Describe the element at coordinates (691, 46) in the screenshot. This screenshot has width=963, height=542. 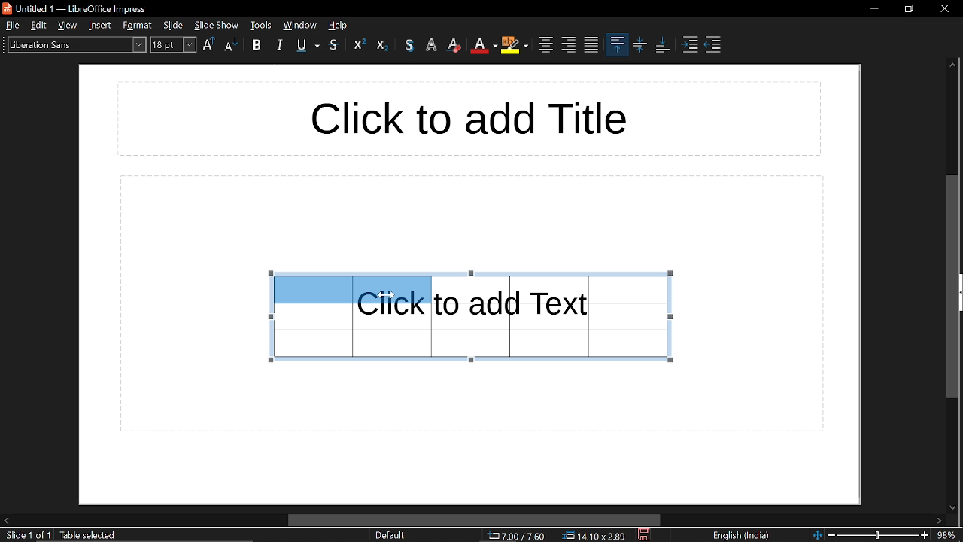
I see `Increase indent ` at that location.